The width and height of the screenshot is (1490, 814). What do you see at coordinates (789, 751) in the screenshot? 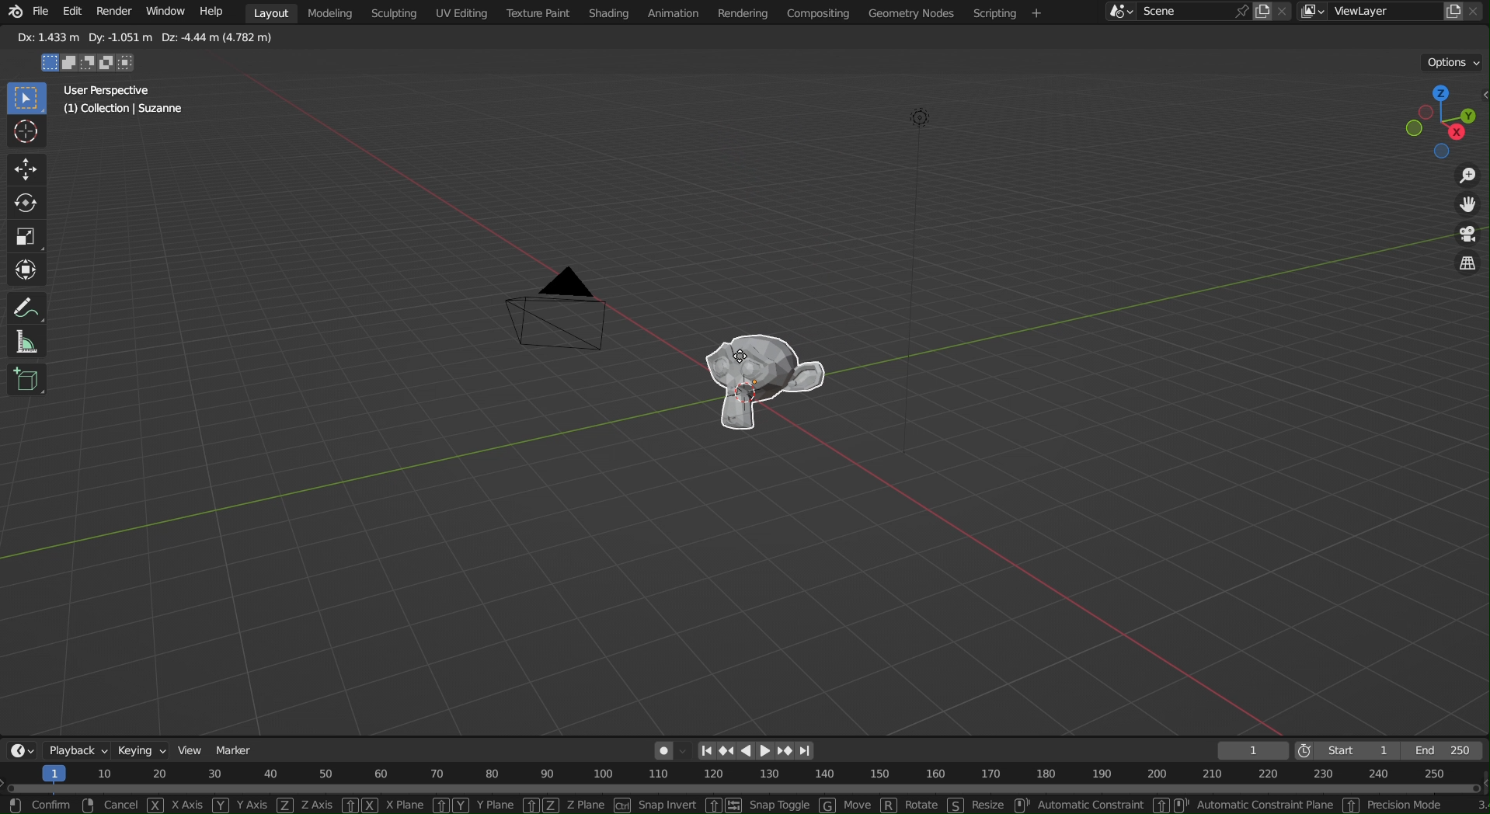
I see `next` at bounding box center [789, 751].